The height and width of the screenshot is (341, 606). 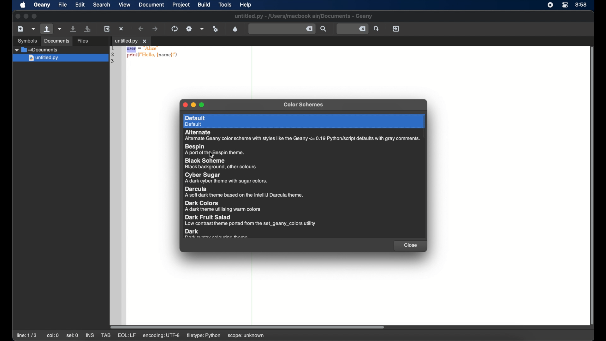 What do you see at coordinates (106, 335) in the screenshot?
I see `tab` at bounding box center [106, 335].